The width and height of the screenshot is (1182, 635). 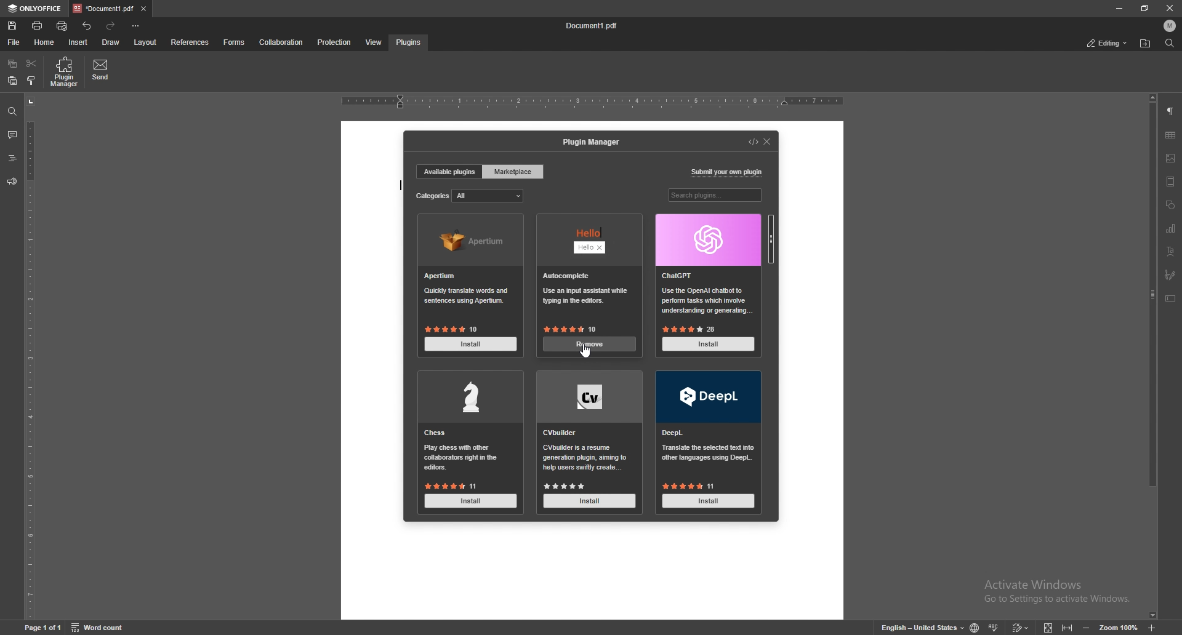 What do you see at coordinates (65, 71) in the screenshot?
I see `plugin manager` at bounding box center [65, 71].